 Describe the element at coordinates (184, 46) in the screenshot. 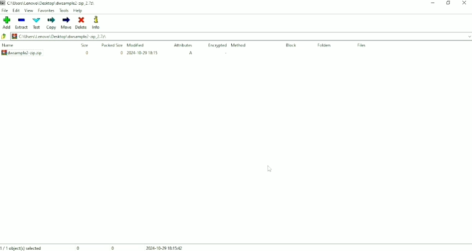

I see `Attributes` at that location.